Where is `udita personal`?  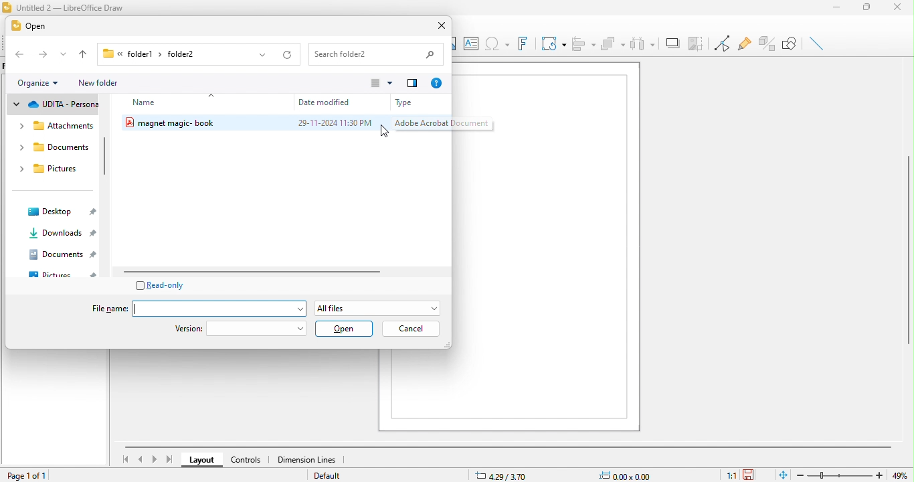 udita personal is located at coordinates (54, 105).